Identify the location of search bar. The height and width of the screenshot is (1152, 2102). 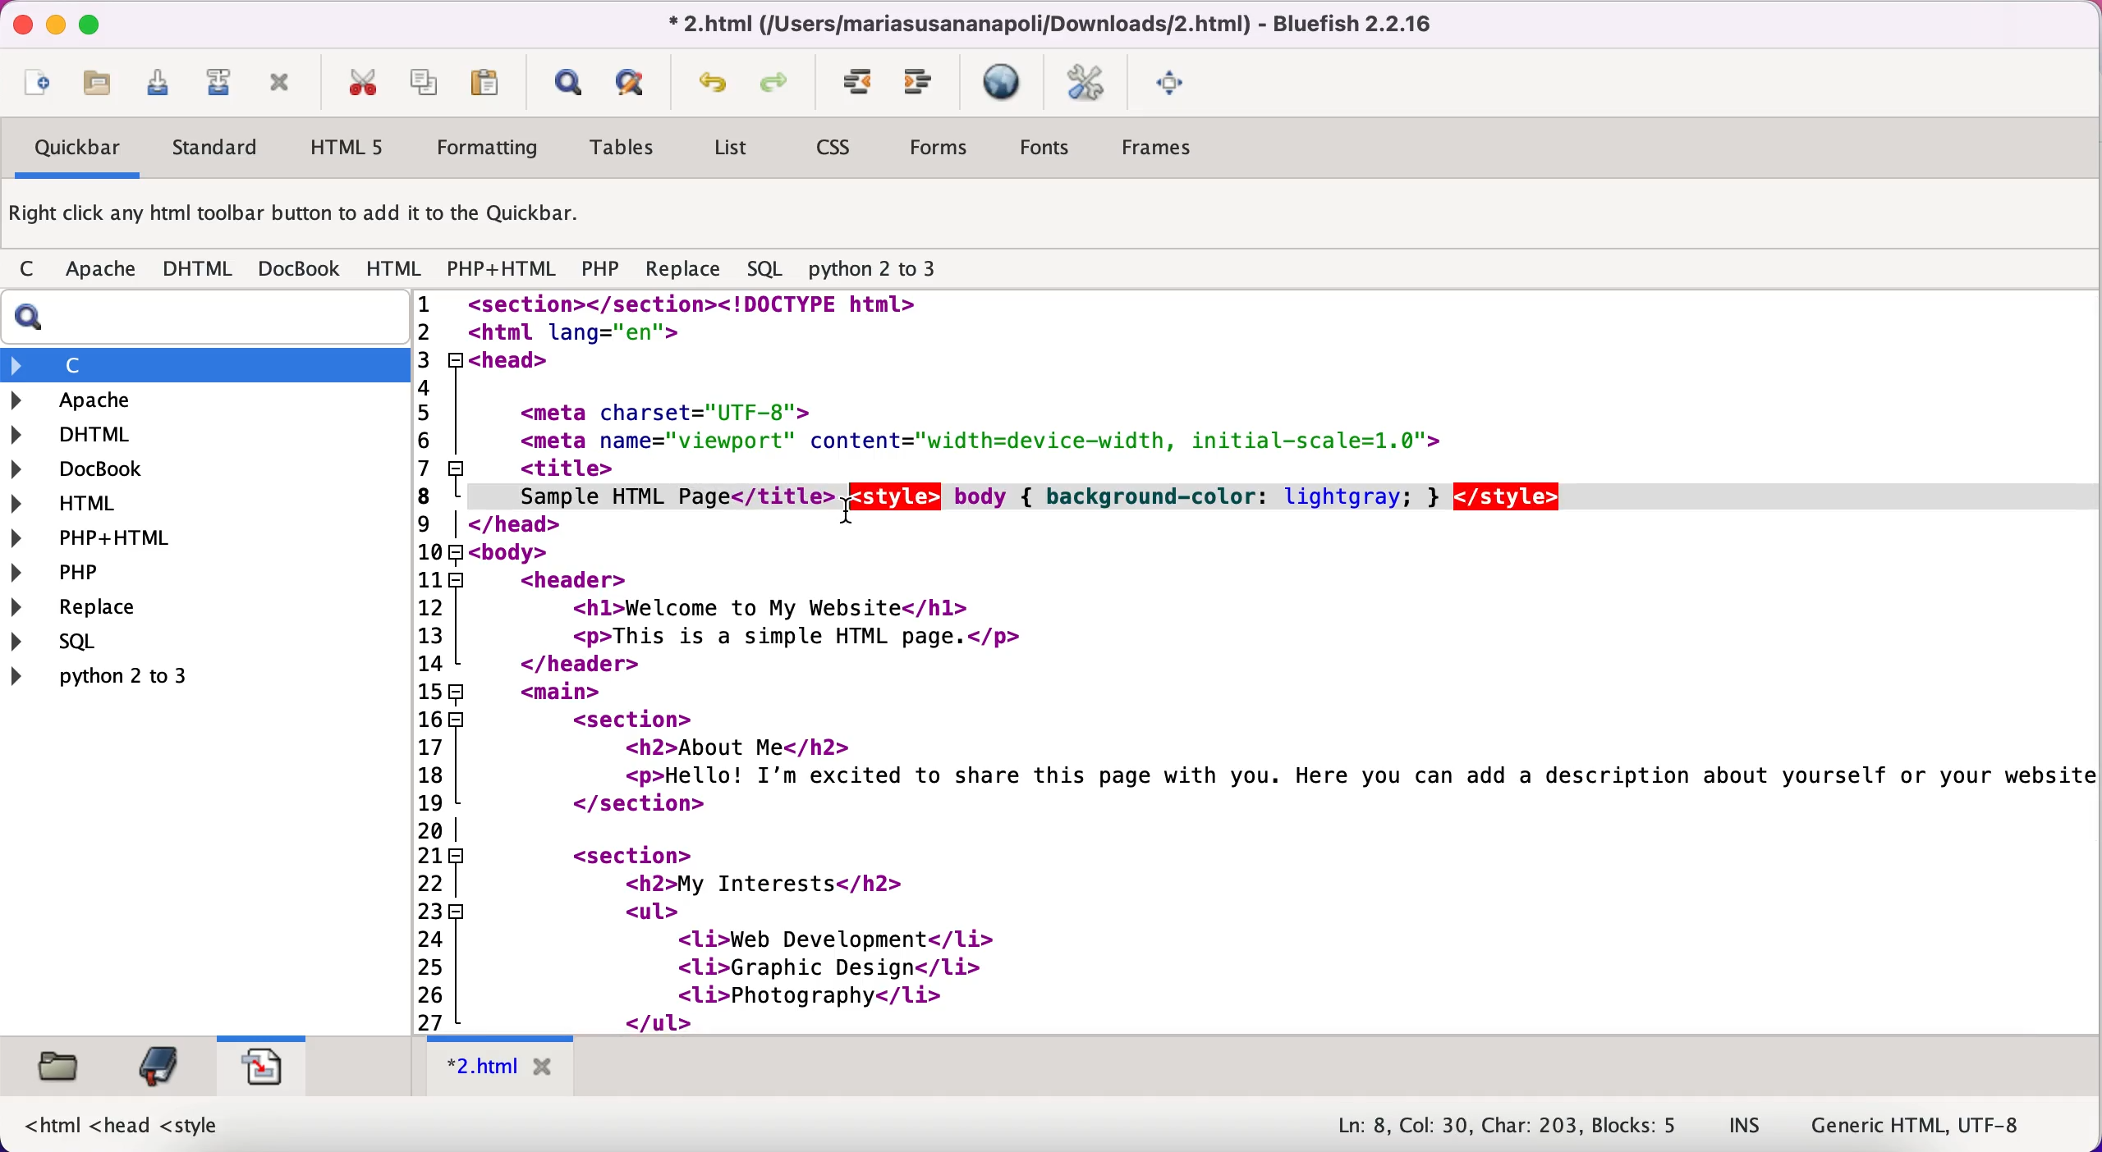
(201, 318).